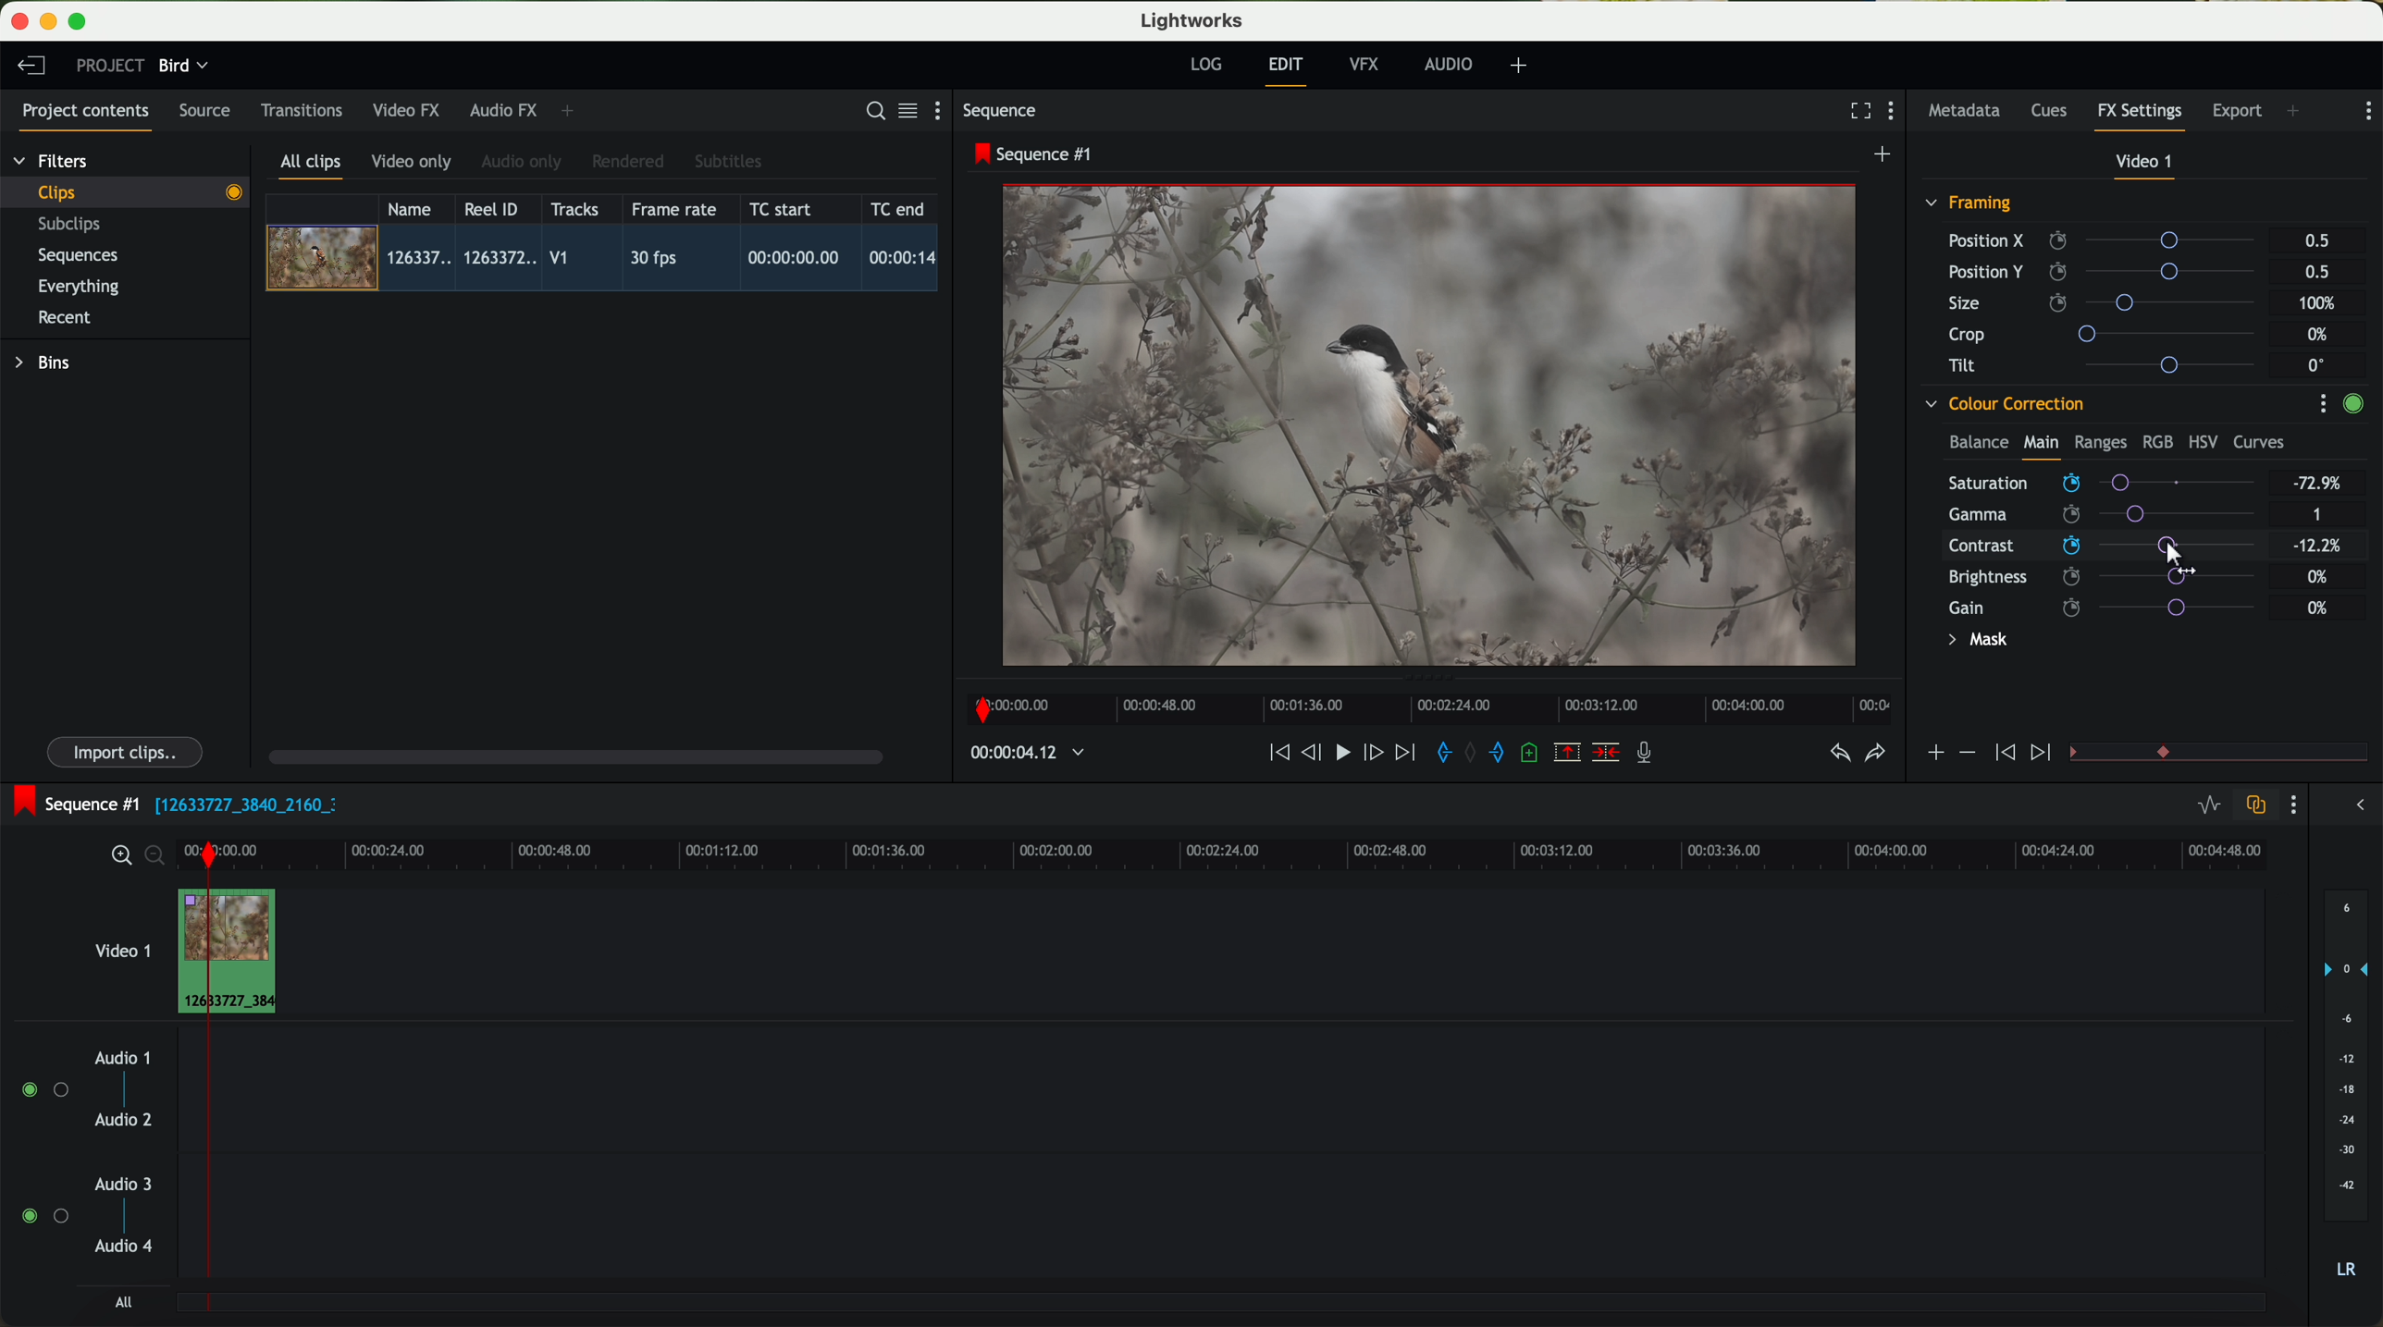 This screenshot has height=1327, width=2383. Describe the element at coordinates (1979, 444) in the screenshot. I see `balance` at that location.